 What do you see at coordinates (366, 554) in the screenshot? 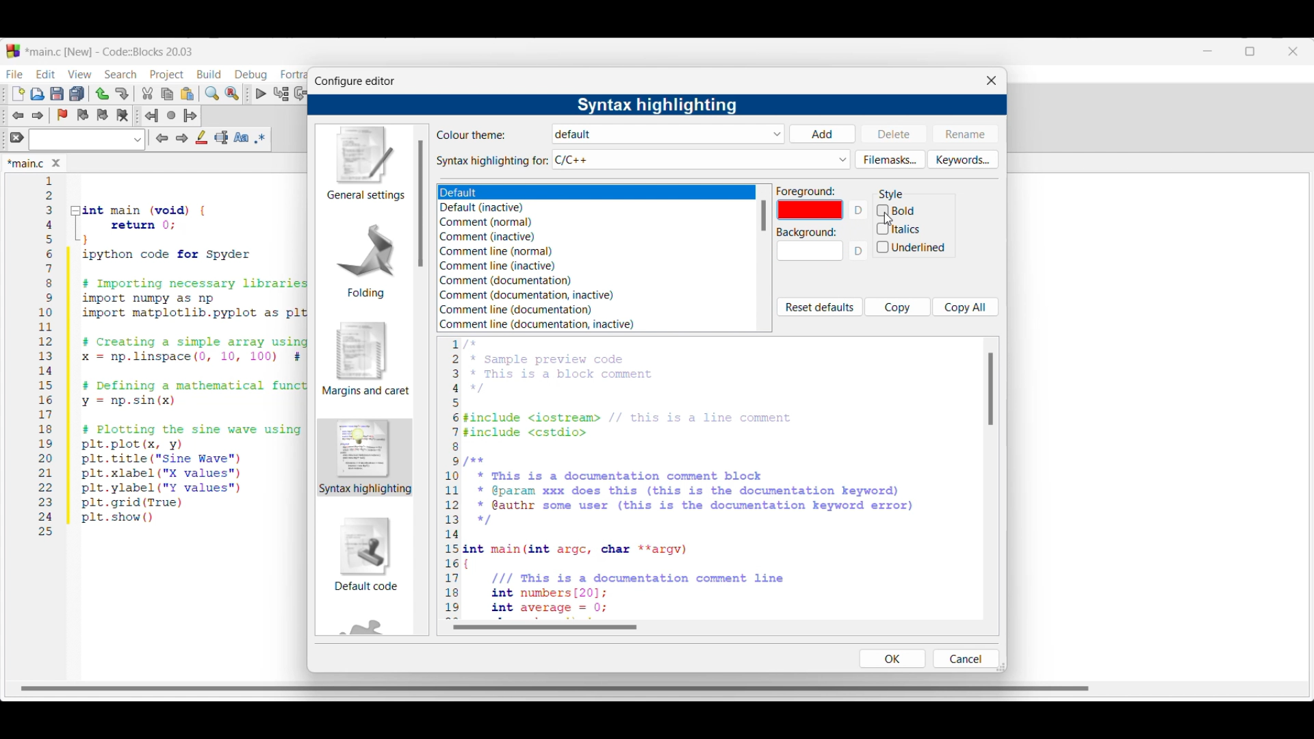
I see `Default code` at bounding box center [366, 554].